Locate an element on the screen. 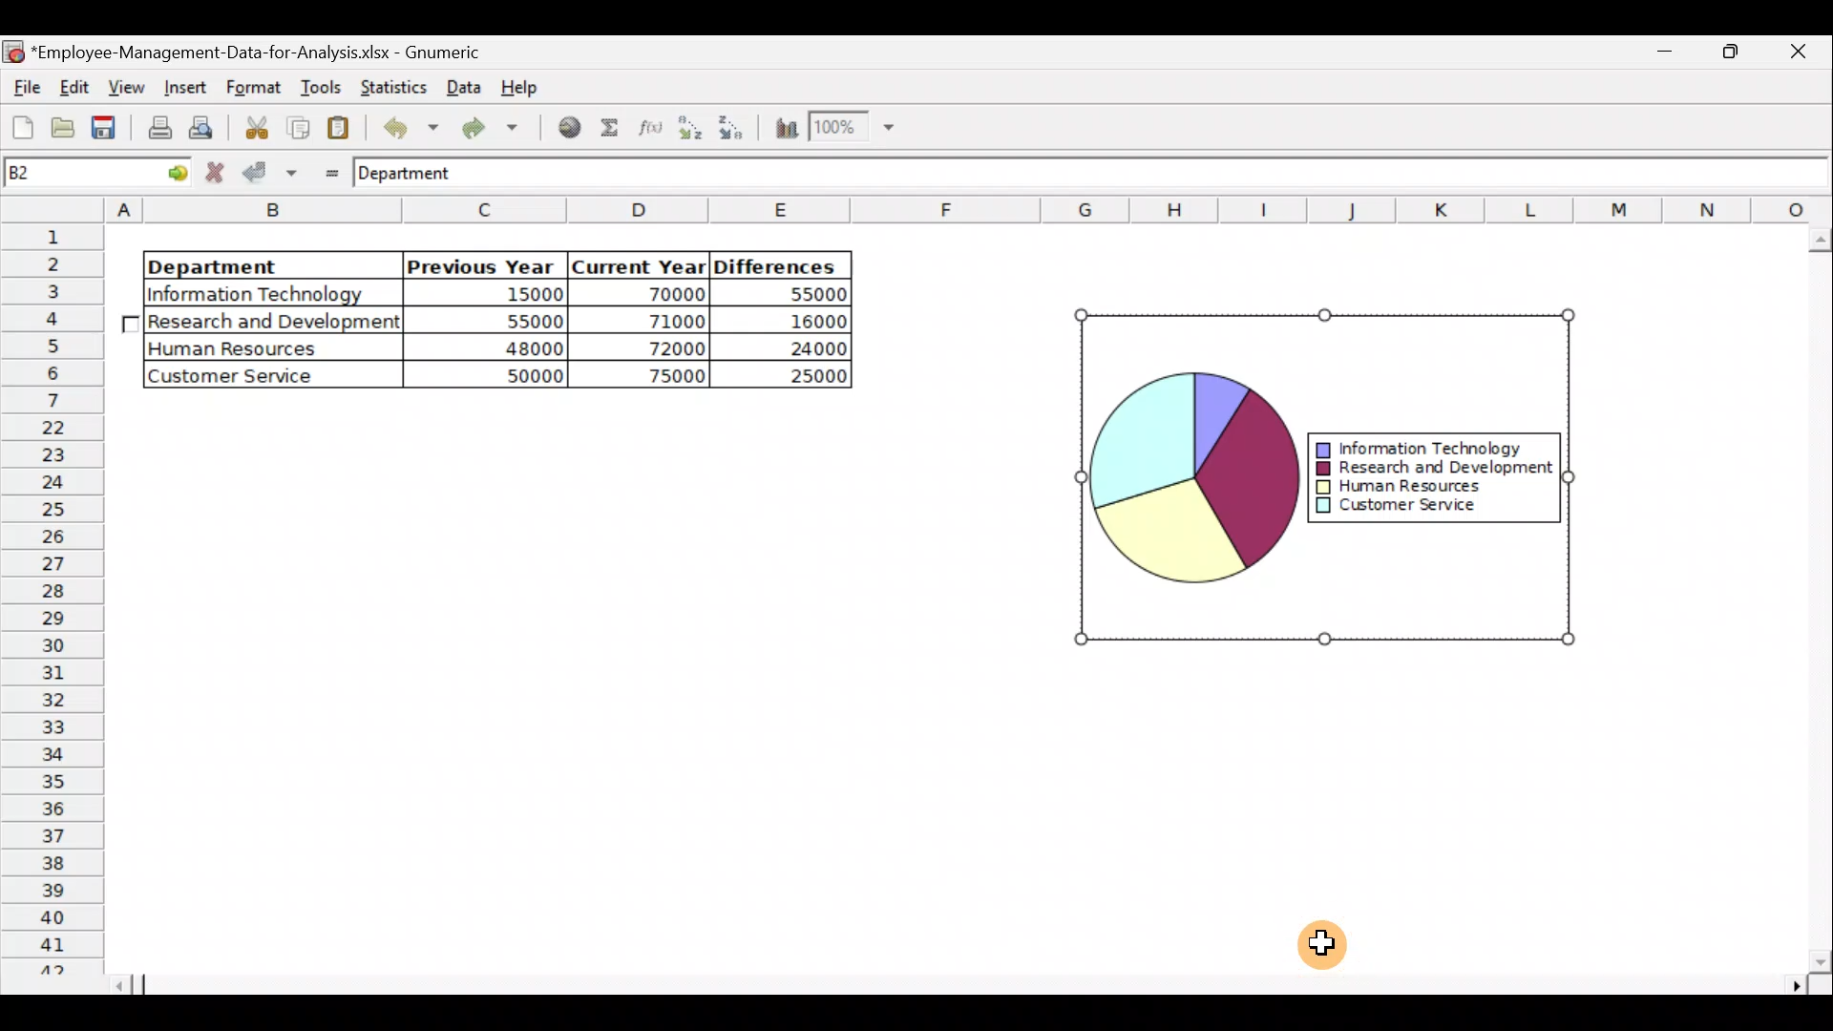  Enter formula is located at coordinates (326, 171).